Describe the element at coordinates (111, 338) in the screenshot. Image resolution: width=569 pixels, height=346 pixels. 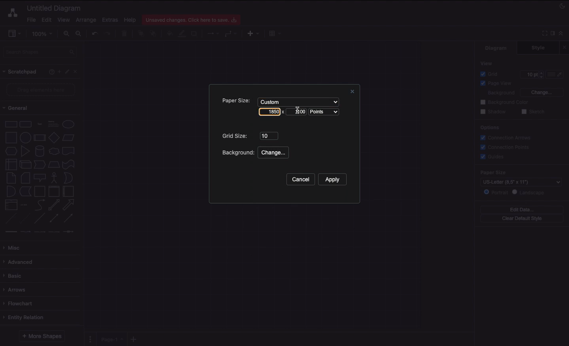
I see `Page 1` at that location.